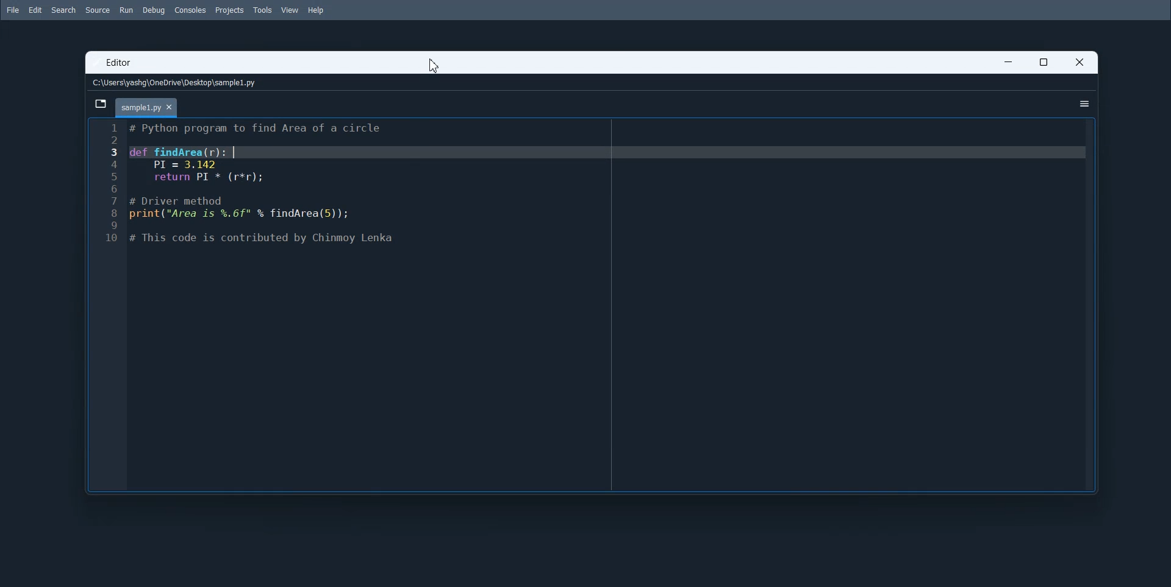  Describe the element at coordinates (12, 10) in the screenshot. I see `File` at that location.